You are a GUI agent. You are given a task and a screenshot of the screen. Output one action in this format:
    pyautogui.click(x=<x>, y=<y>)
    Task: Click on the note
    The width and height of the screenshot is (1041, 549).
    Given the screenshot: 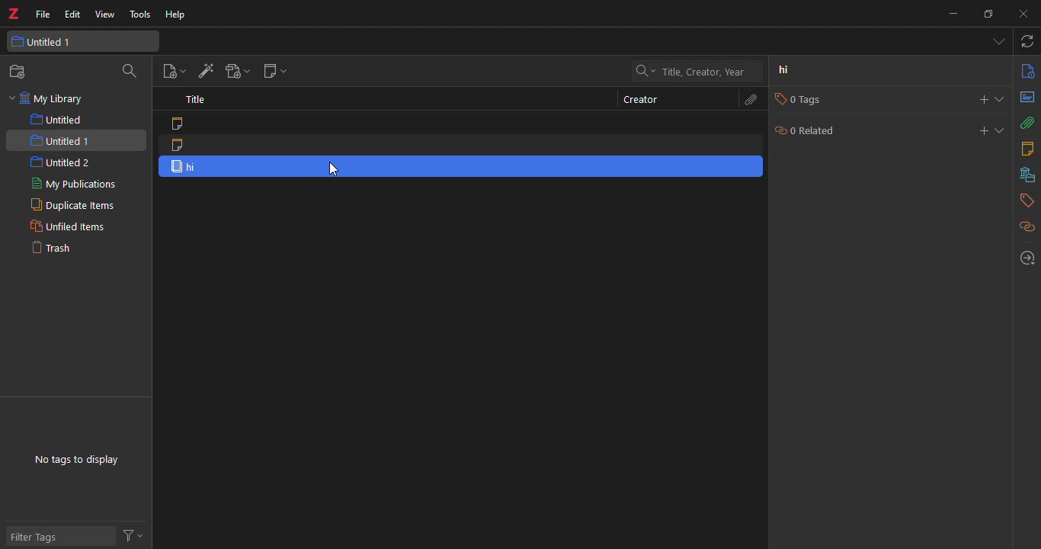 What is the action you would take?
    pyautogui.click(x=181, y=123)
    